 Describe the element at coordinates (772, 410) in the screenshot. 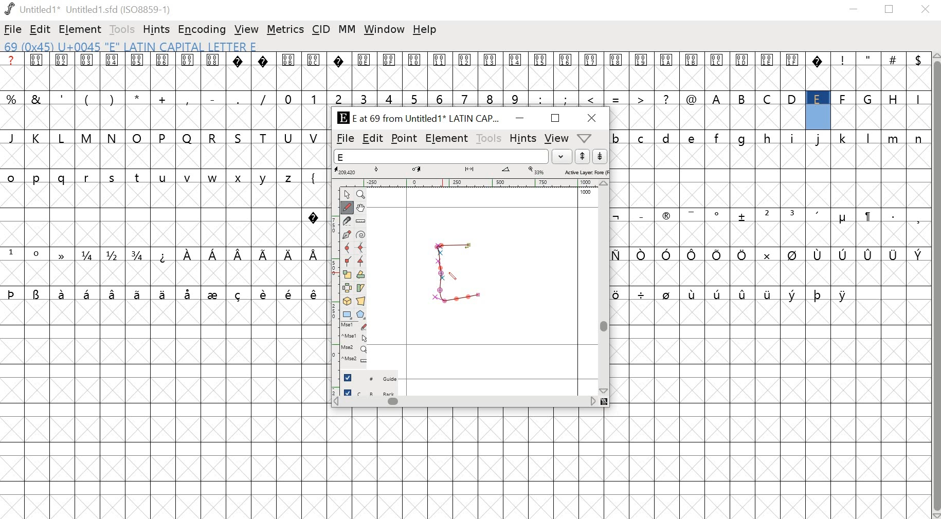

I see `empty cells` at that location.